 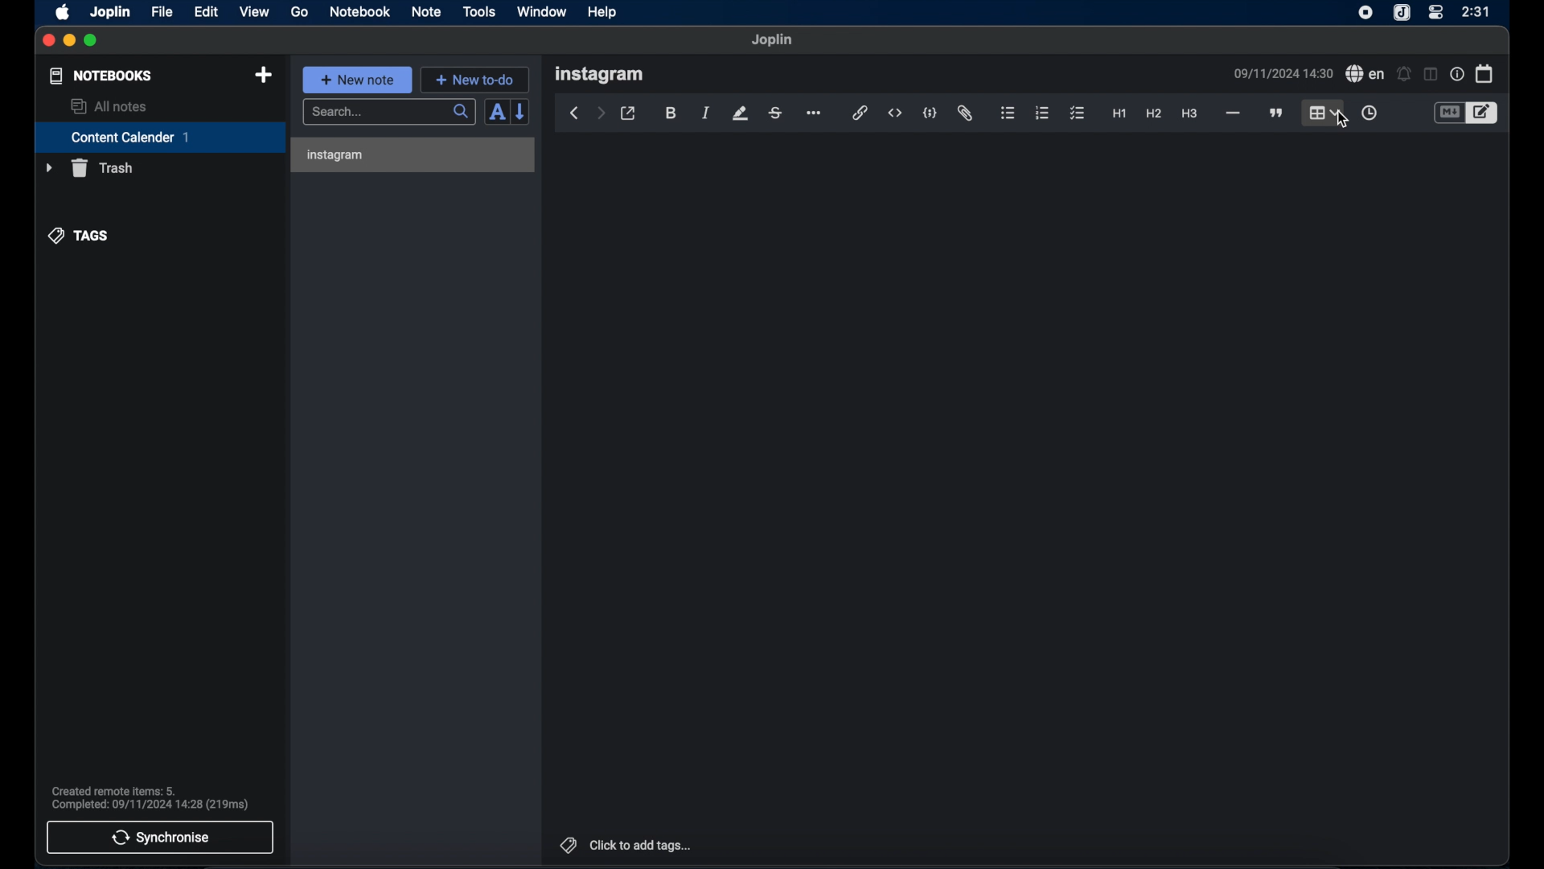 What do you see at coordinates (1447, 113) in the screenshot?
I see `toggle editor` at bounding box center [1447, 113].